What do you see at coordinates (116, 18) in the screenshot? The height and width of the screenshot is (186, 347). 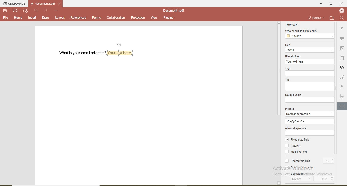 I see `collaboration` at bounding box center [116, 18].